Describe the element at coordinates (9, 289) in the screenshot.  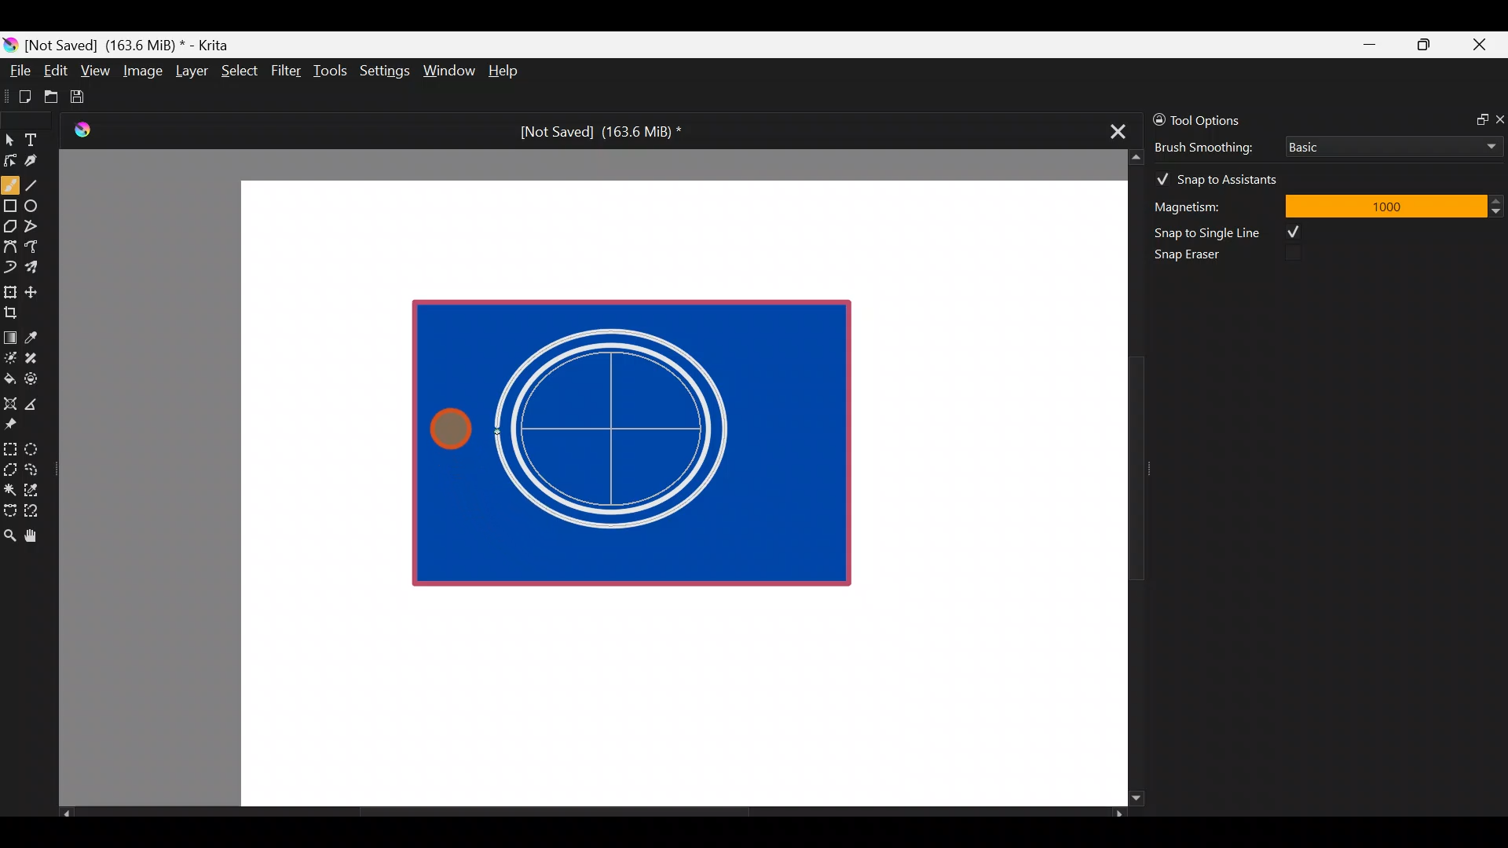
I see `Transform a layer/selection` at that location.